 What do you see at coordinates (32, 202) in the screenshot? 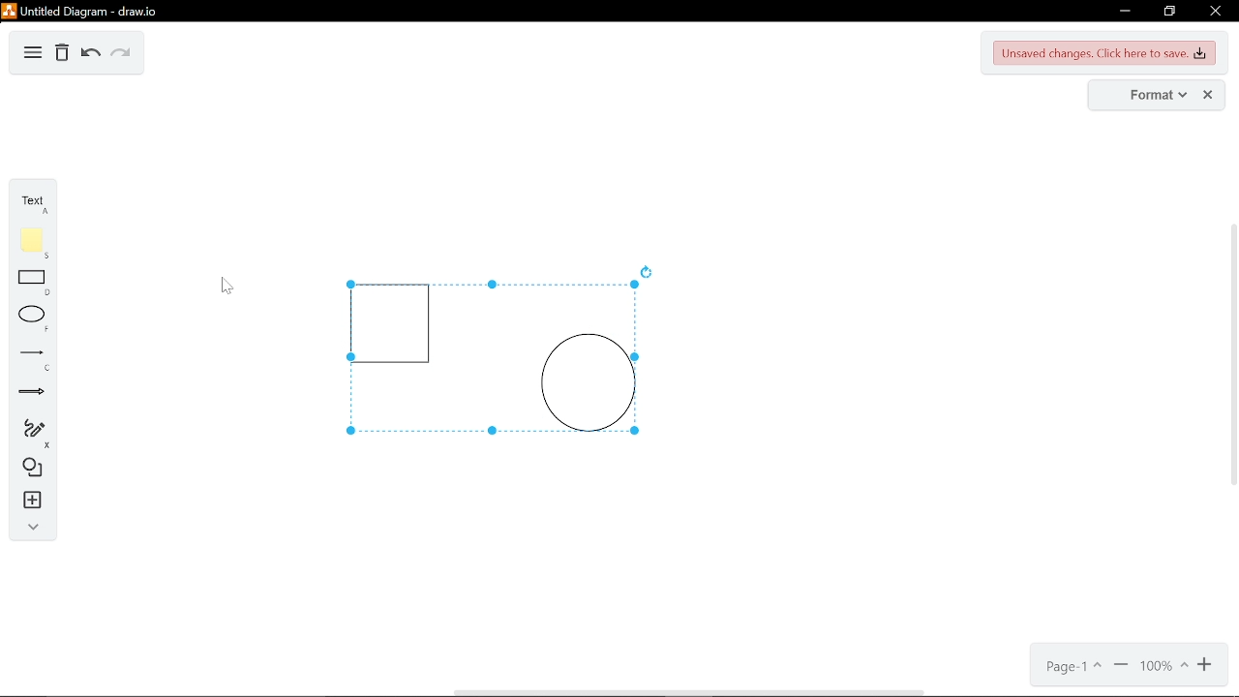
I see `text` at bounding box center [32, 202].